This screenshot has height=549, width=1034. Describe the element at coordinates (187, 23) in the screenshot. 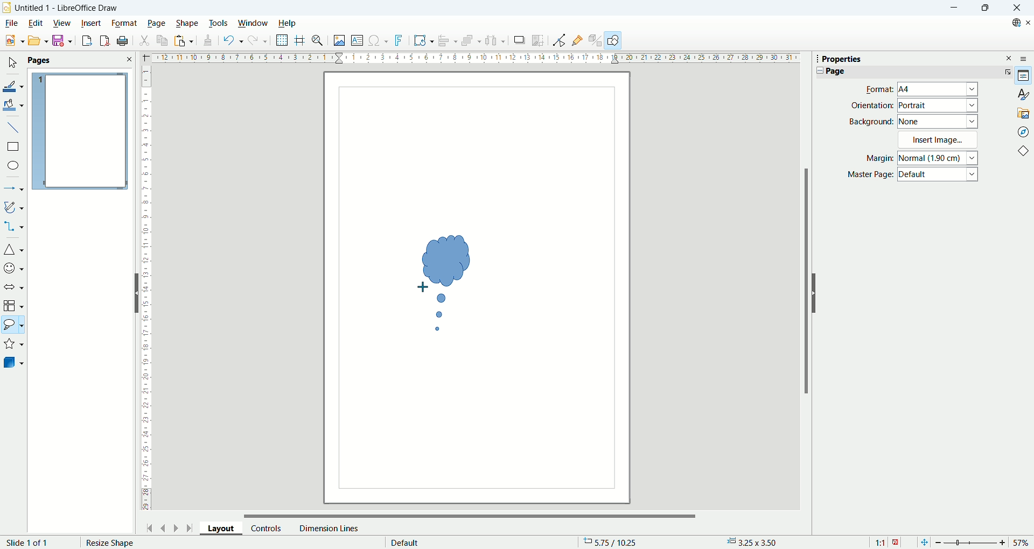

I see `shape` at that location.